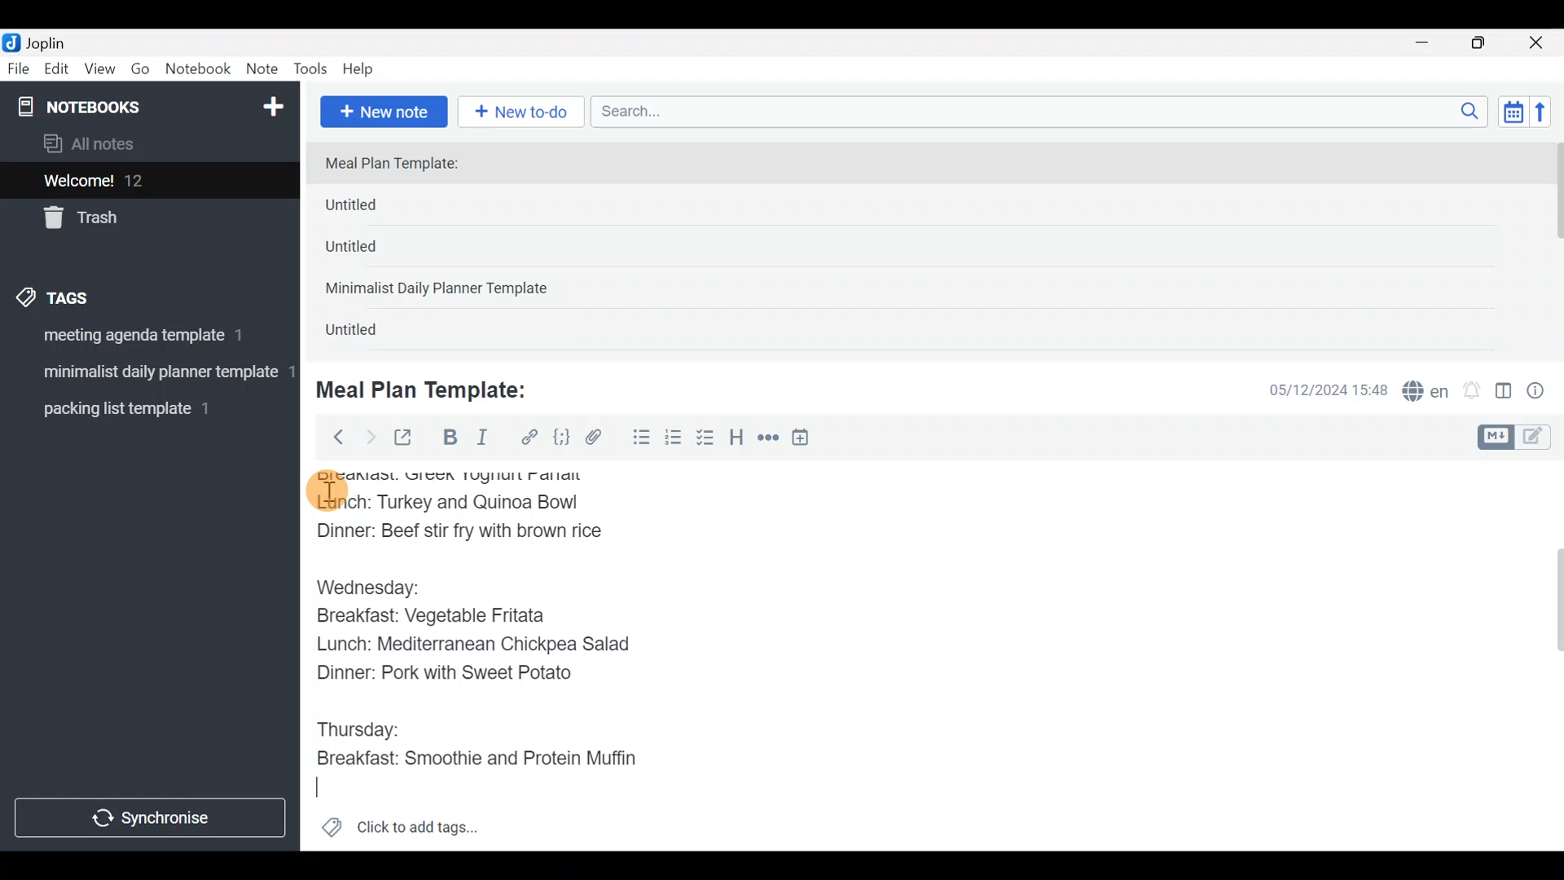 The height and width of the screenshot is (880, 1564). I want to click on Wednesday:, so click(373, 586).